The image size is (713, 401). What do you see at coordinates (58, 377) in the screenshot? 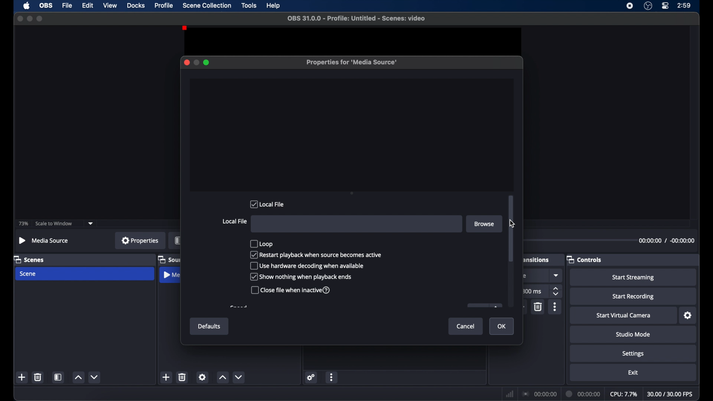
I see `scene filters` at bounding box center [58, 377].